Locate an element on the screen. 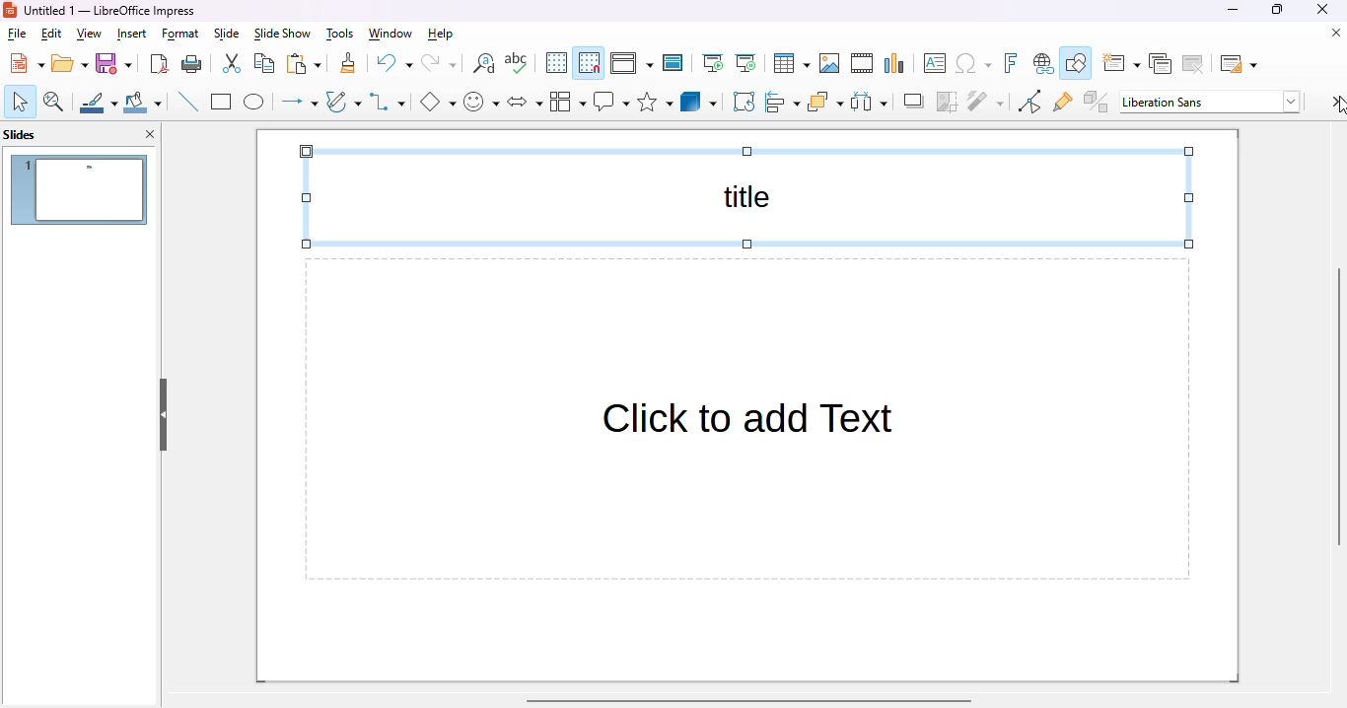 This screenshot has width=1347, height=708. vertical scroll bar is located at coordinates (1338, 406).